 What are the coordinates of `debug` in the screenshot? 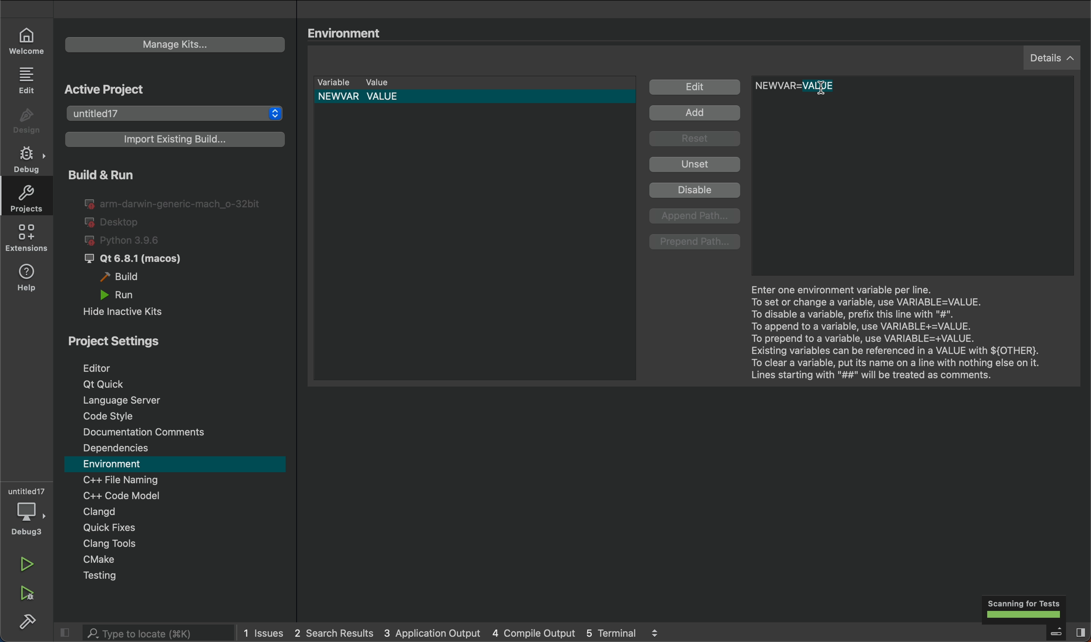 It's located at (29, 511).